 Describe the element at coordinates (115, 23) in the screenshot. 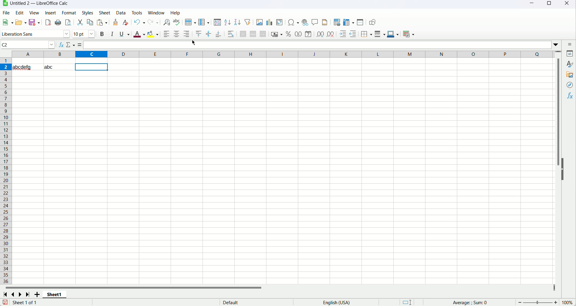

I see `clone formatting` at that location.